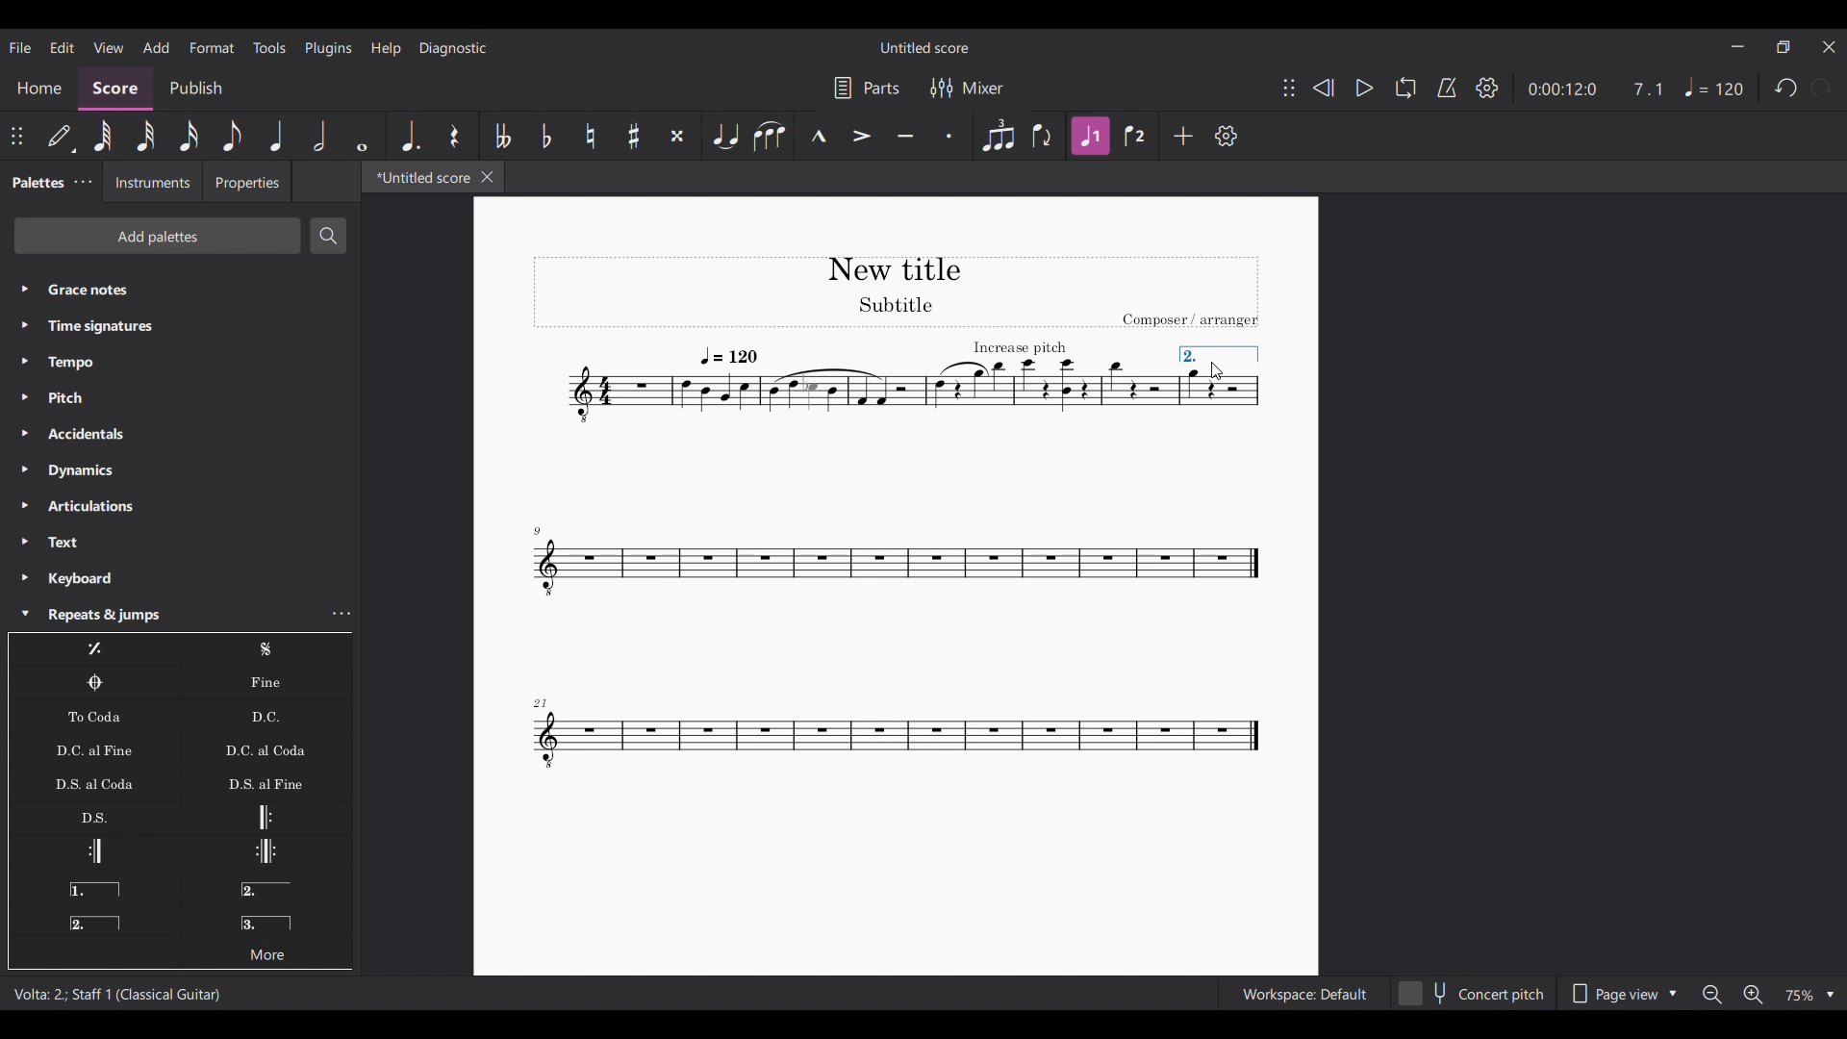 The image size is (1847, 1039). What do you see at coordinates (1289, 88) in the screenshot?
I see `Change position` at bounding box center [1289, 88].